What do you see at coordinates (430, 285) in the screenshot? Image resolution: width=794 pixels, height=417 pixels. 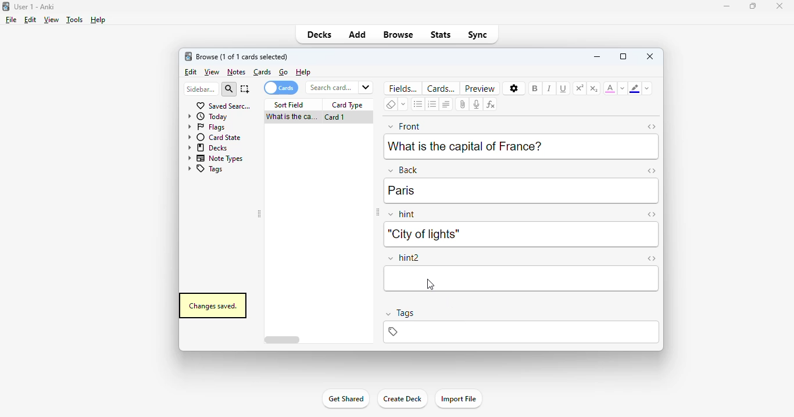 I see `cursor` at bounding box center [430, 285].